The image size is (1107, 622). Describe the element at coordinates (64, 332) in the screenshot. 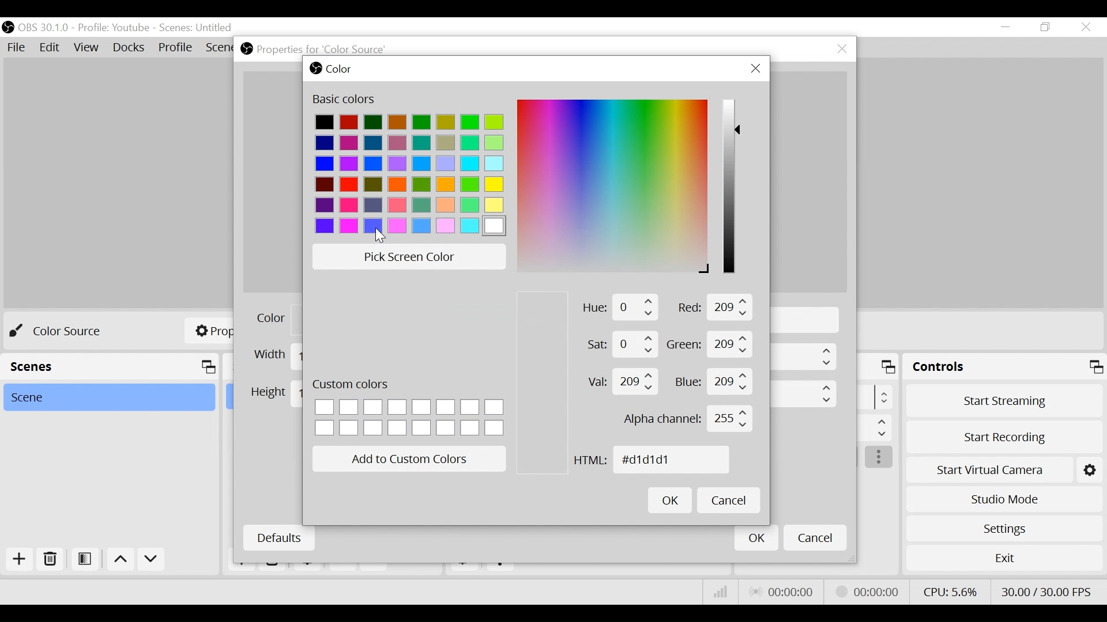

I see `No source selected` at that location.